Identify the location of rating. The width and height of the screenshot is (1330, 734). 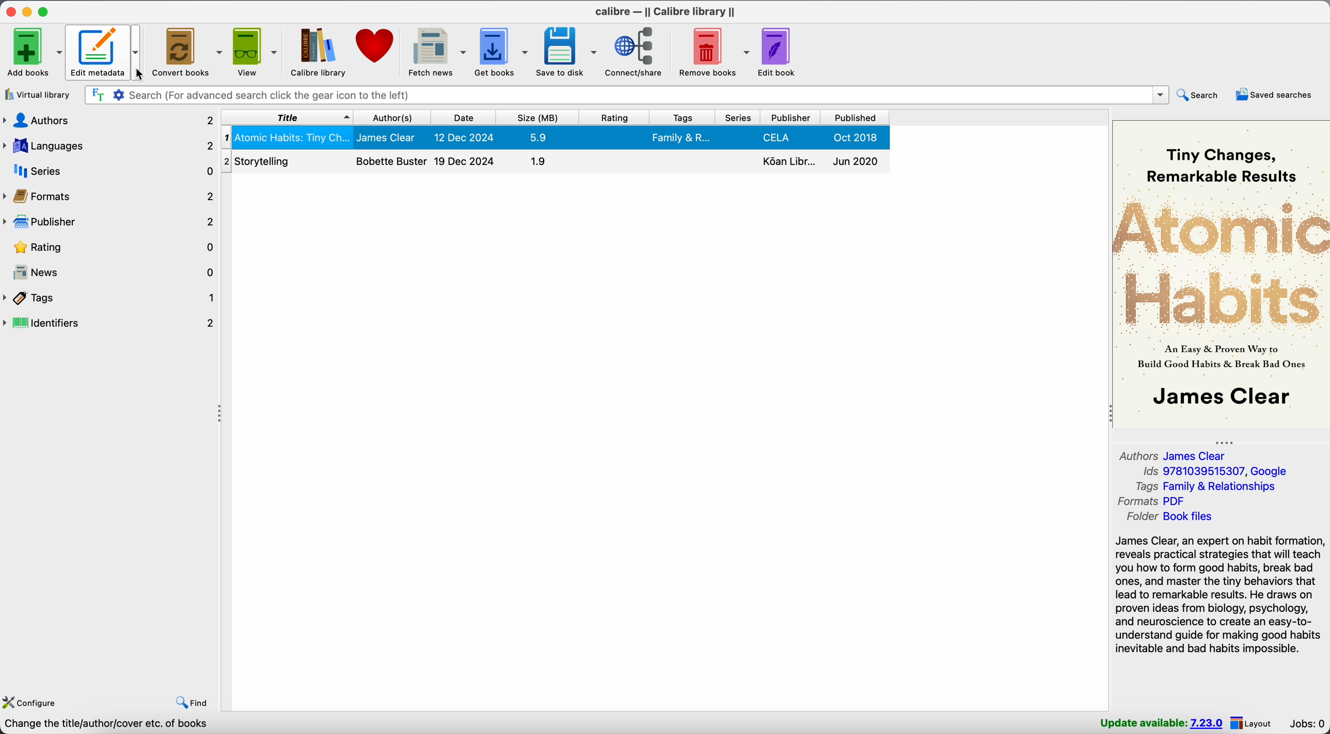
(114, 248).